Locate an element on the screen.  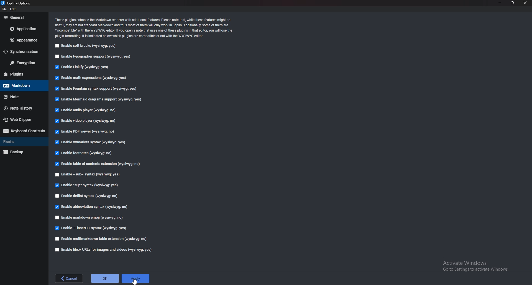
general is located at coordinates (24, 18).